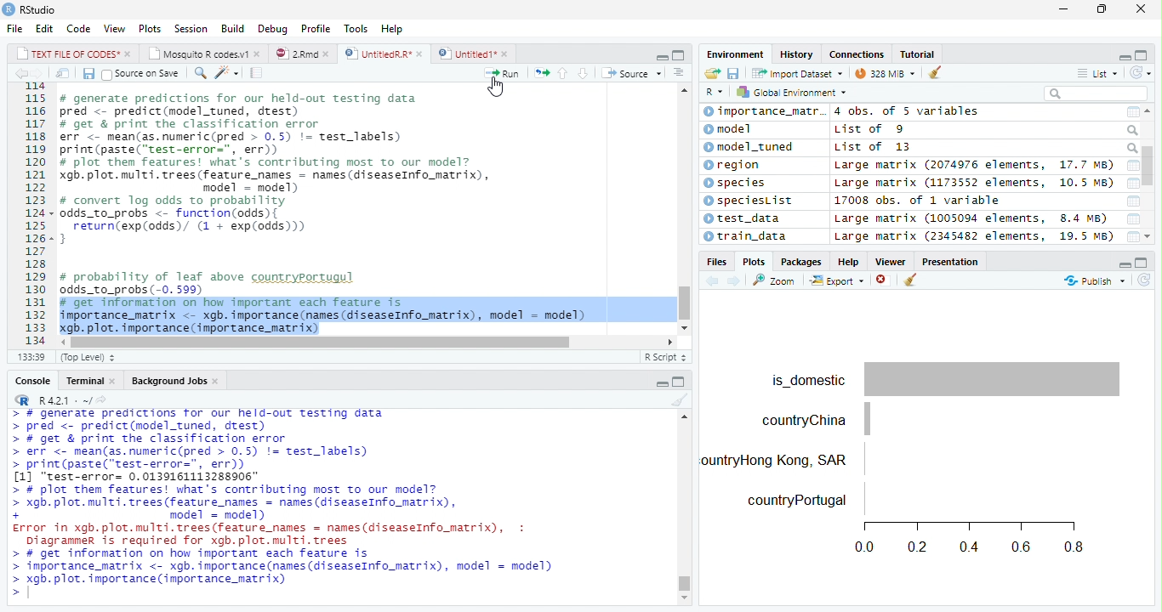  I want to click on Maximize, so click(681, 380).